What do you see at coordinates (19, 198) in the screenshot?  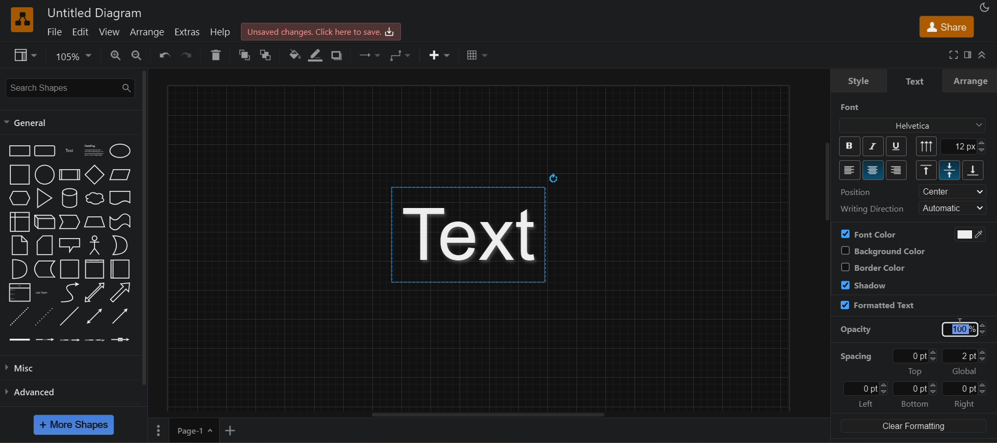 I see `hexagon` at bounding box center [19, 198].